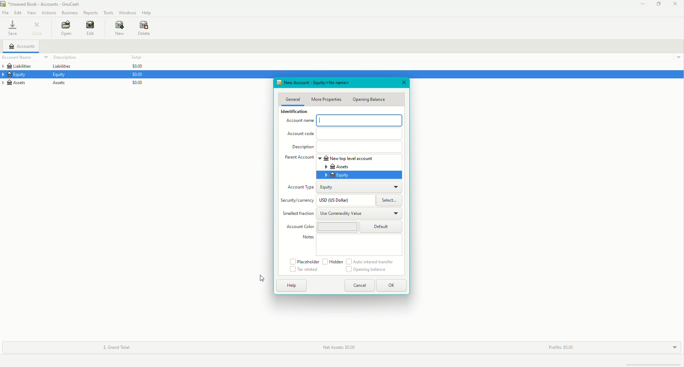  I want to click on New Account, so click(321, 83).